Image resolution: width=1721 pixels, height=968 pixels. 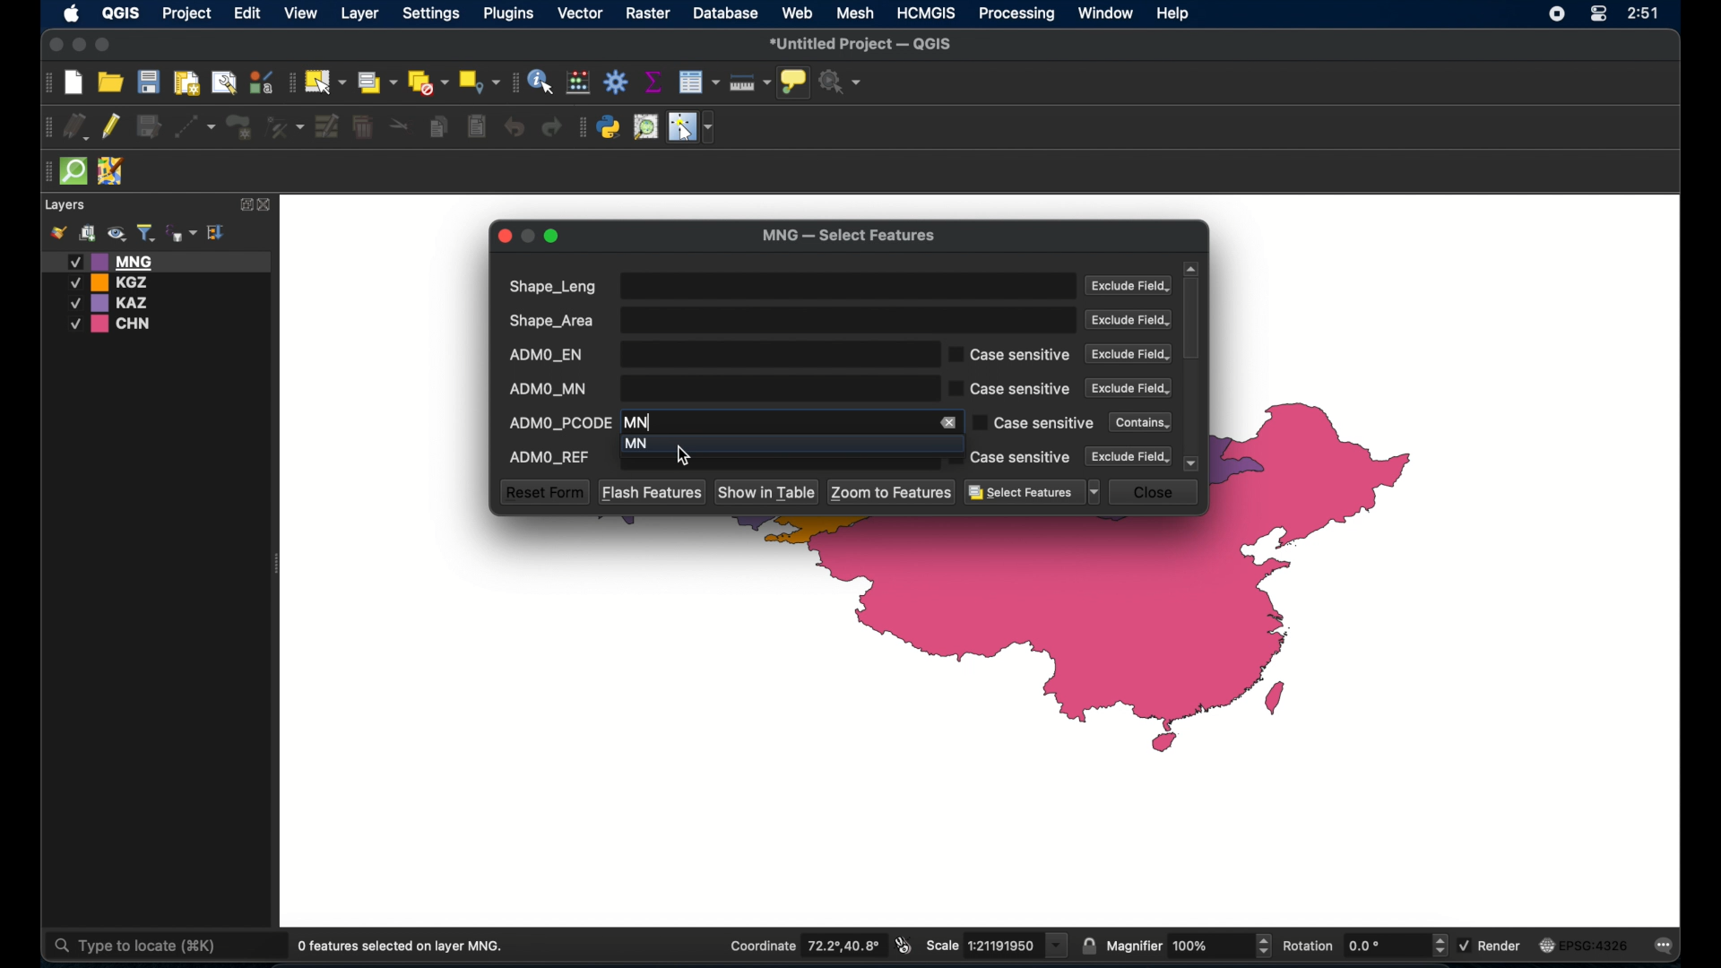 What do you see at coordinates (842, 82) in the screenshot?
I see `no action selected ` at bounding box center [842, 82].